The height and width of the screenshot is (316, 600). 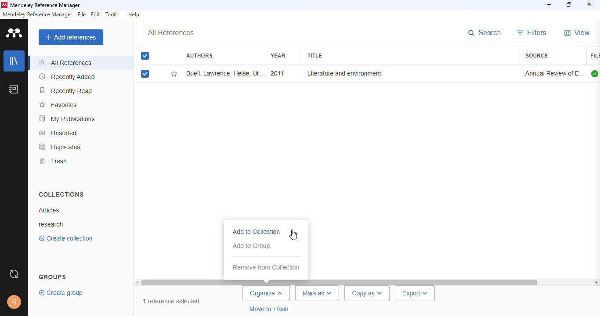 What do you see at coordinates (174, 74) in the screenshot?
I see `add this reference to favorites` at bounding box center [174, 74].